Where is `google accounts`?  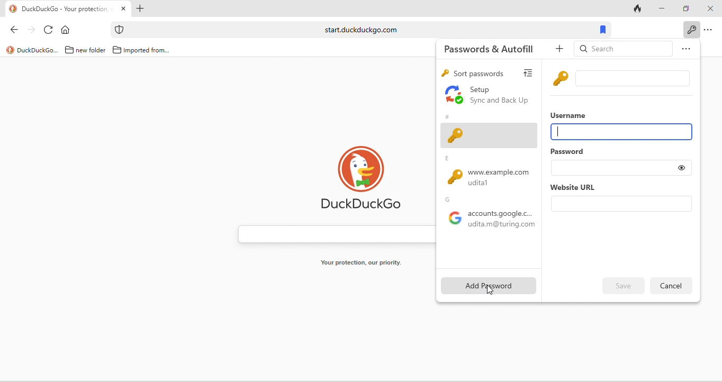 google accounts is located at coordinates (489, 221).